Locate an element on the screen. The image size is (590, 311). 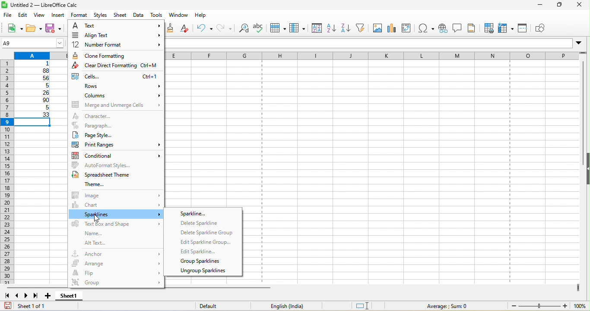
columns is located at coordinates (117, 96).